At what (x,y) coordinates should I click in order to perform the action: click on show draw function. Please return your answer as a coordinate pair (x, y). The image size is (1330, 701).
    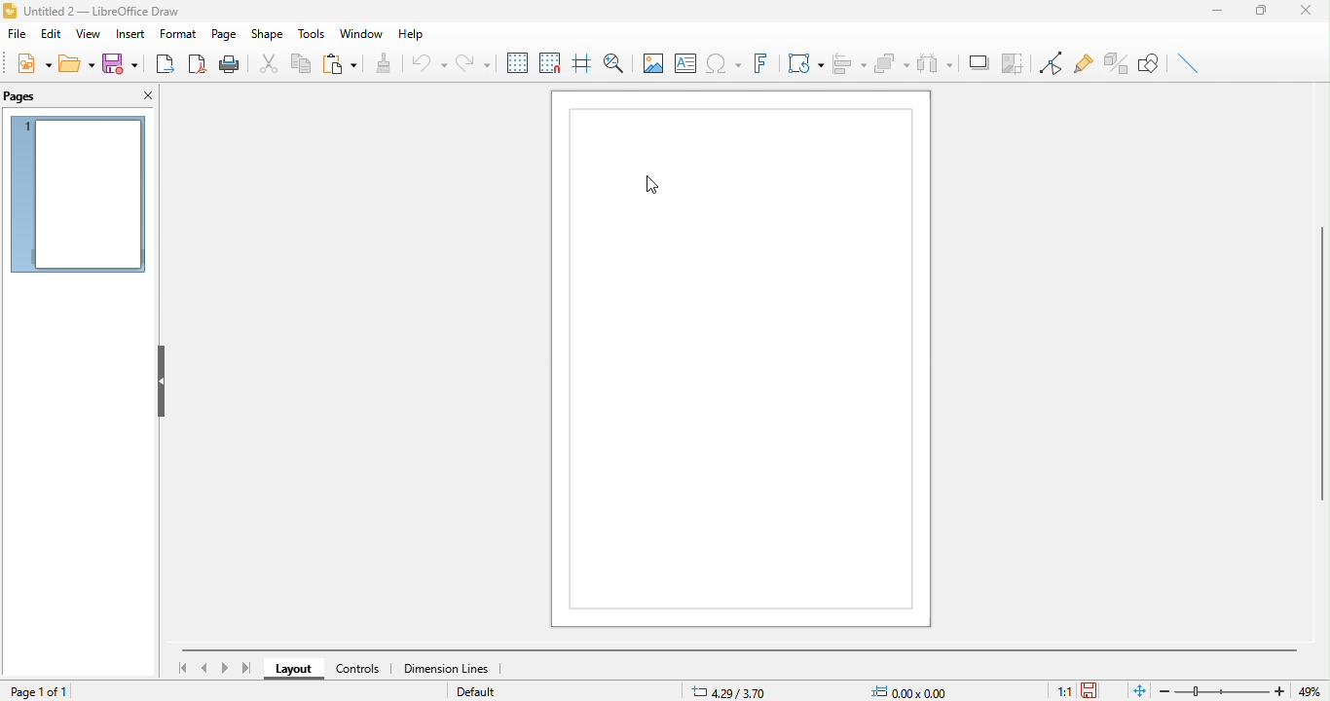
    Looking at the image, I should click on (1153, 62).